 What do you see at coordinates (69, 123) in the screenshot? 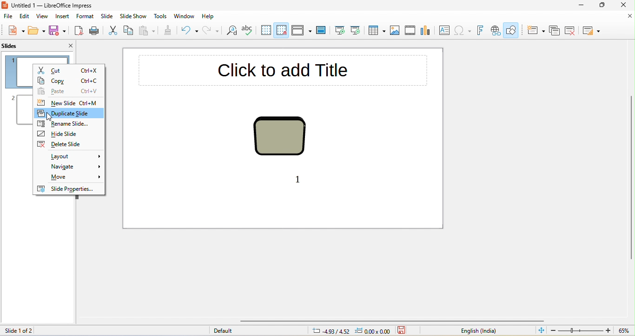
I see `rename slide` at bounding box center [69, 123].